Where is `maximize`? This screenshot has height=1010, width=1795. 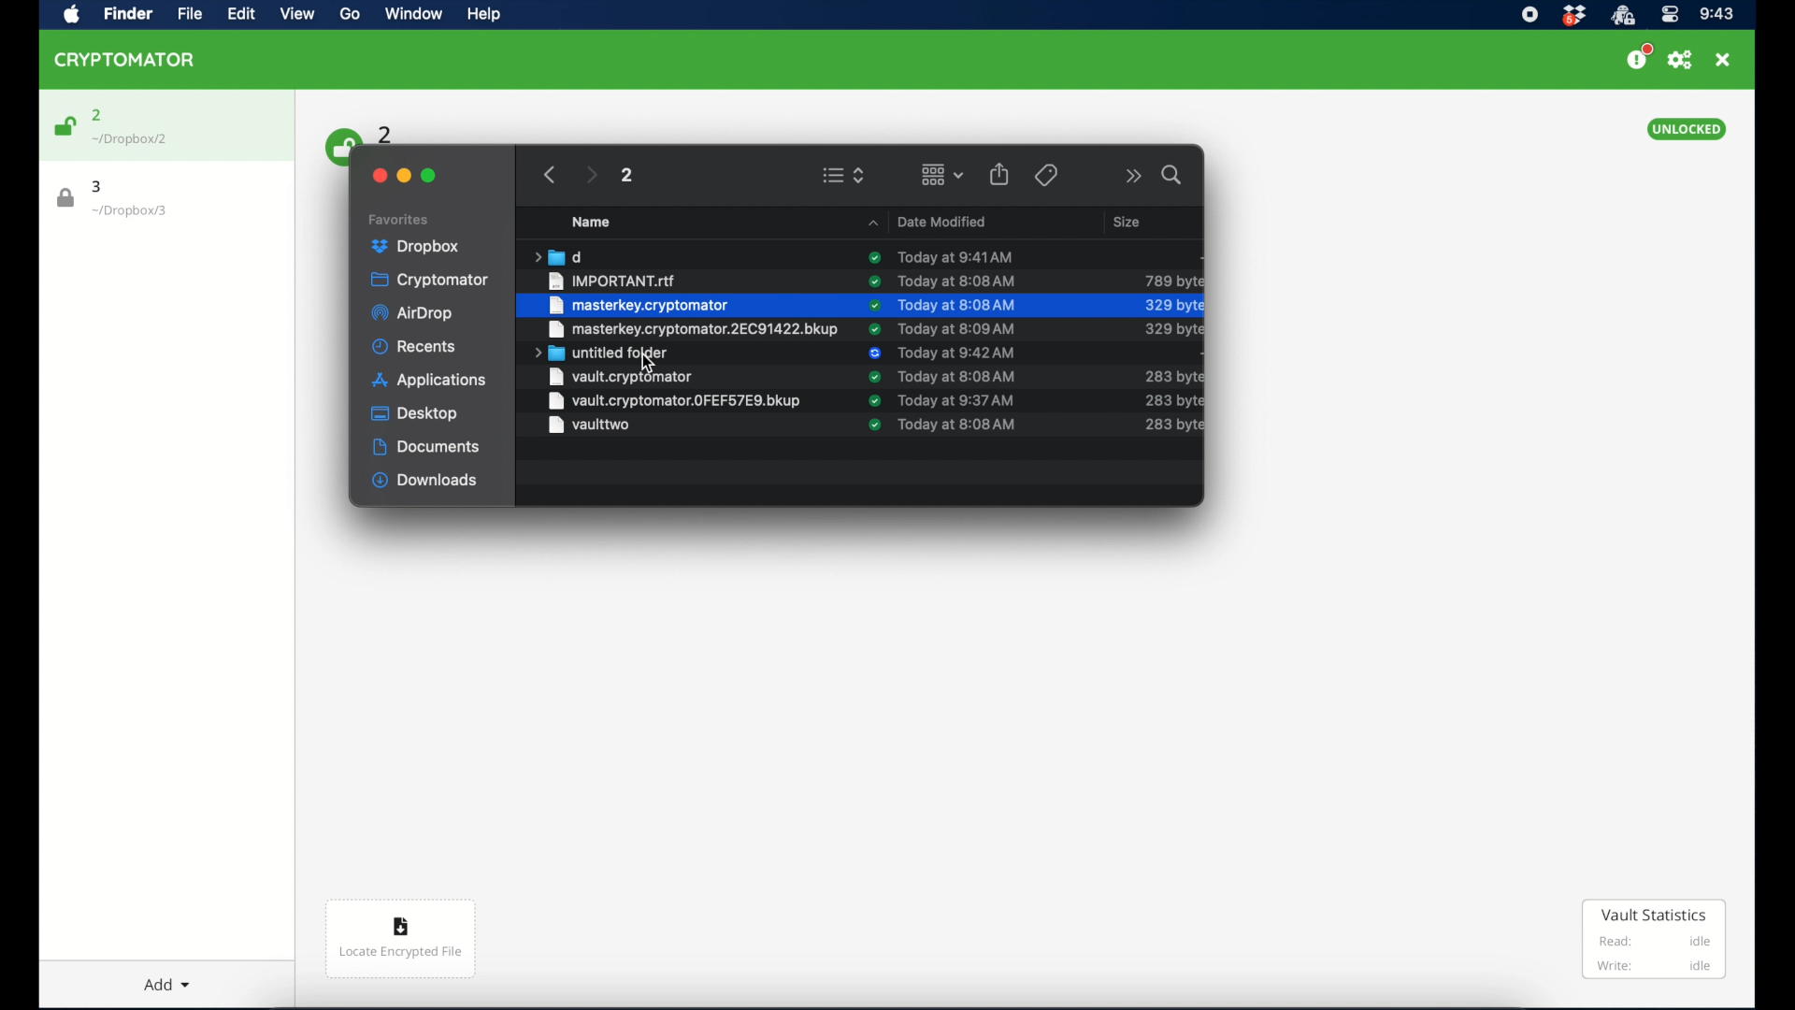 maximize is located at coordinates (429, 176).